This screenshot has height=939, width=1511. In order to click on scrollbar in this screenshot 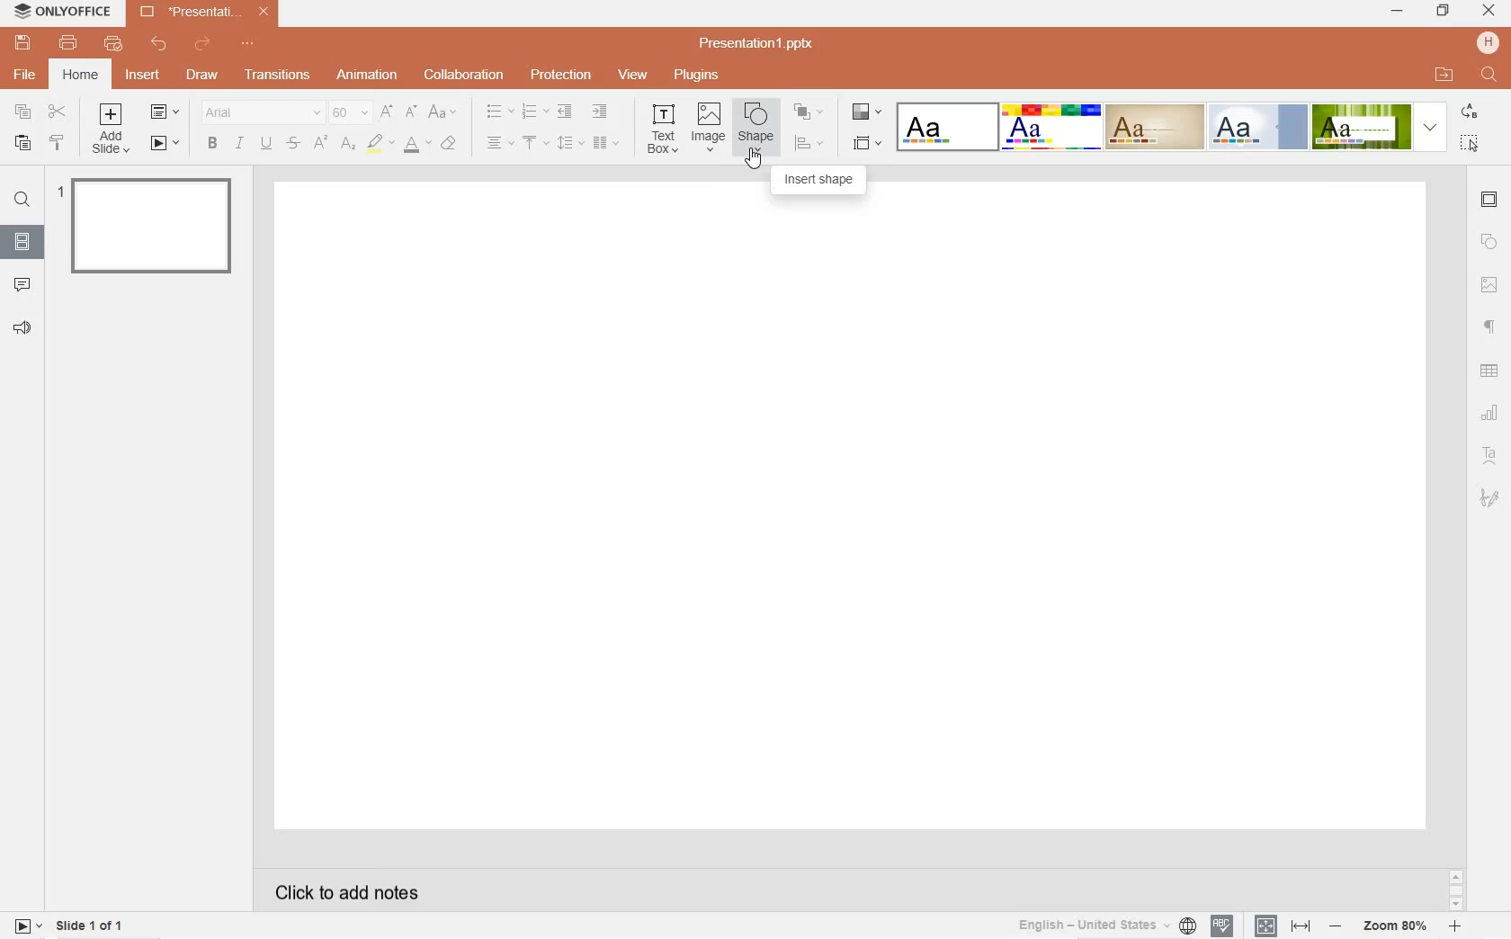, I will do `click(1454, 890)`.